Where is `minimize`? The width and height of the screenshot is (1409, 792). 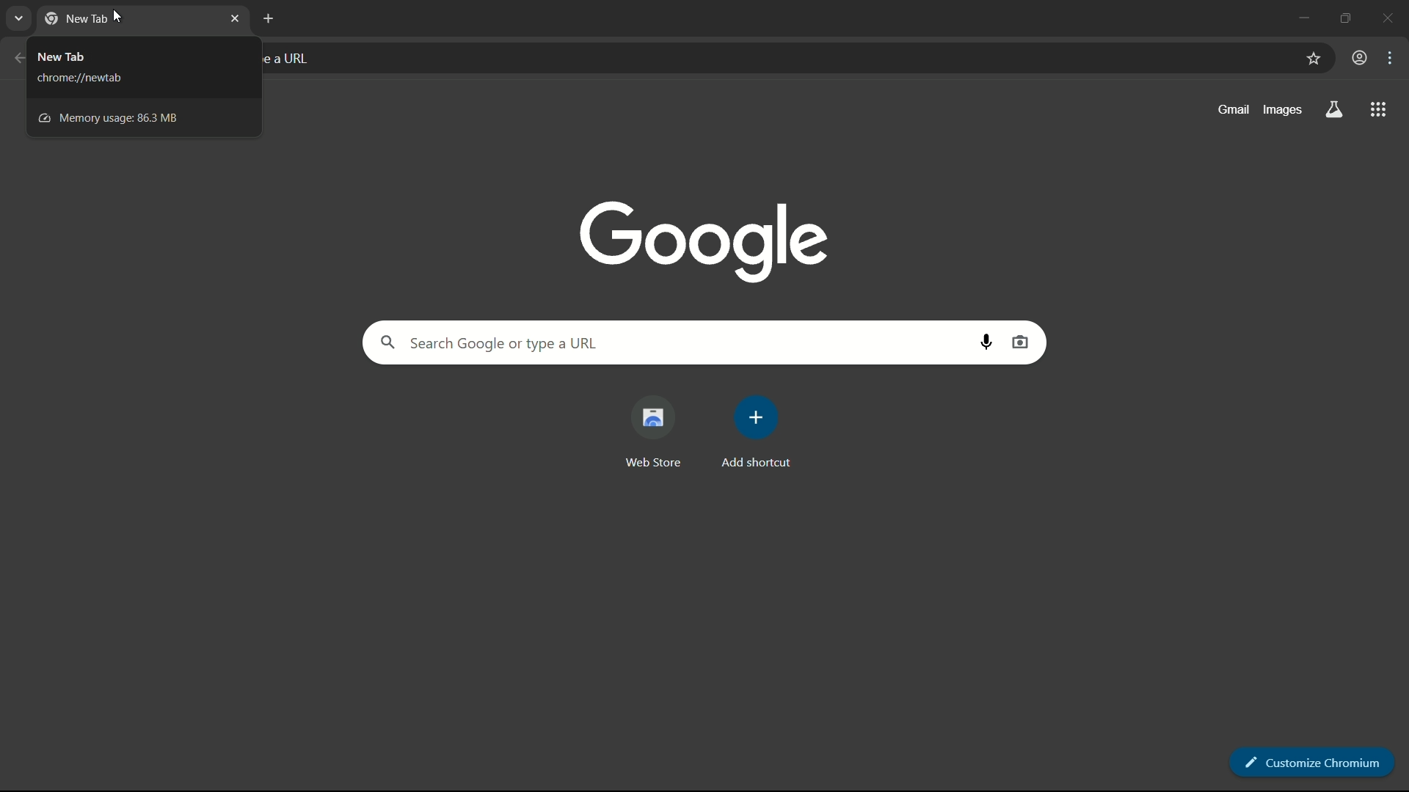 minimize is located at coordinates (1300, 16).